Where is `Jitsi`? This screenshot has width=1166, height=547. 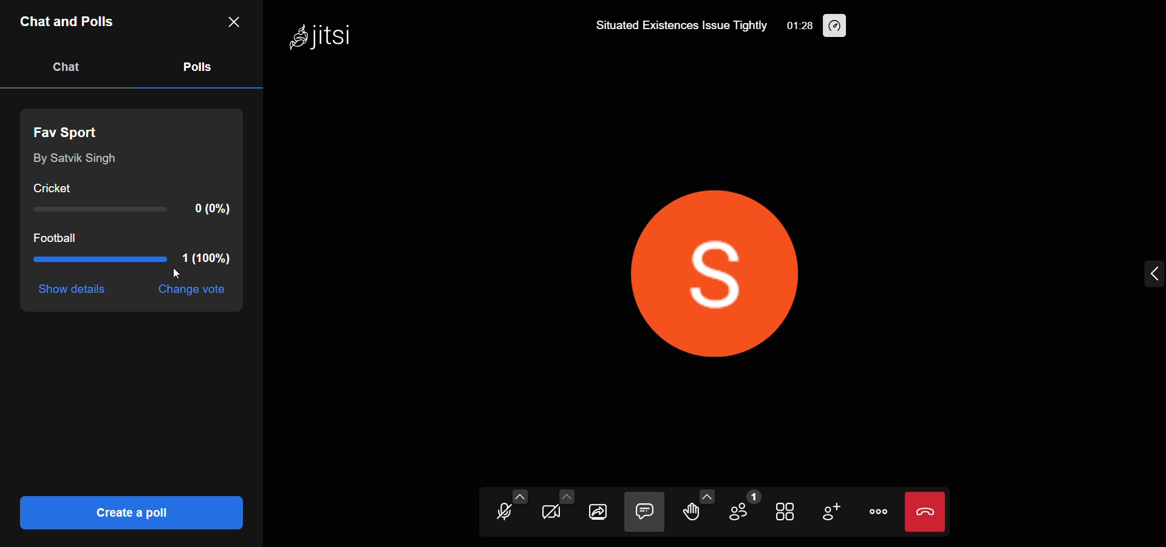
Jitsi is located at coordinates (323, 38).